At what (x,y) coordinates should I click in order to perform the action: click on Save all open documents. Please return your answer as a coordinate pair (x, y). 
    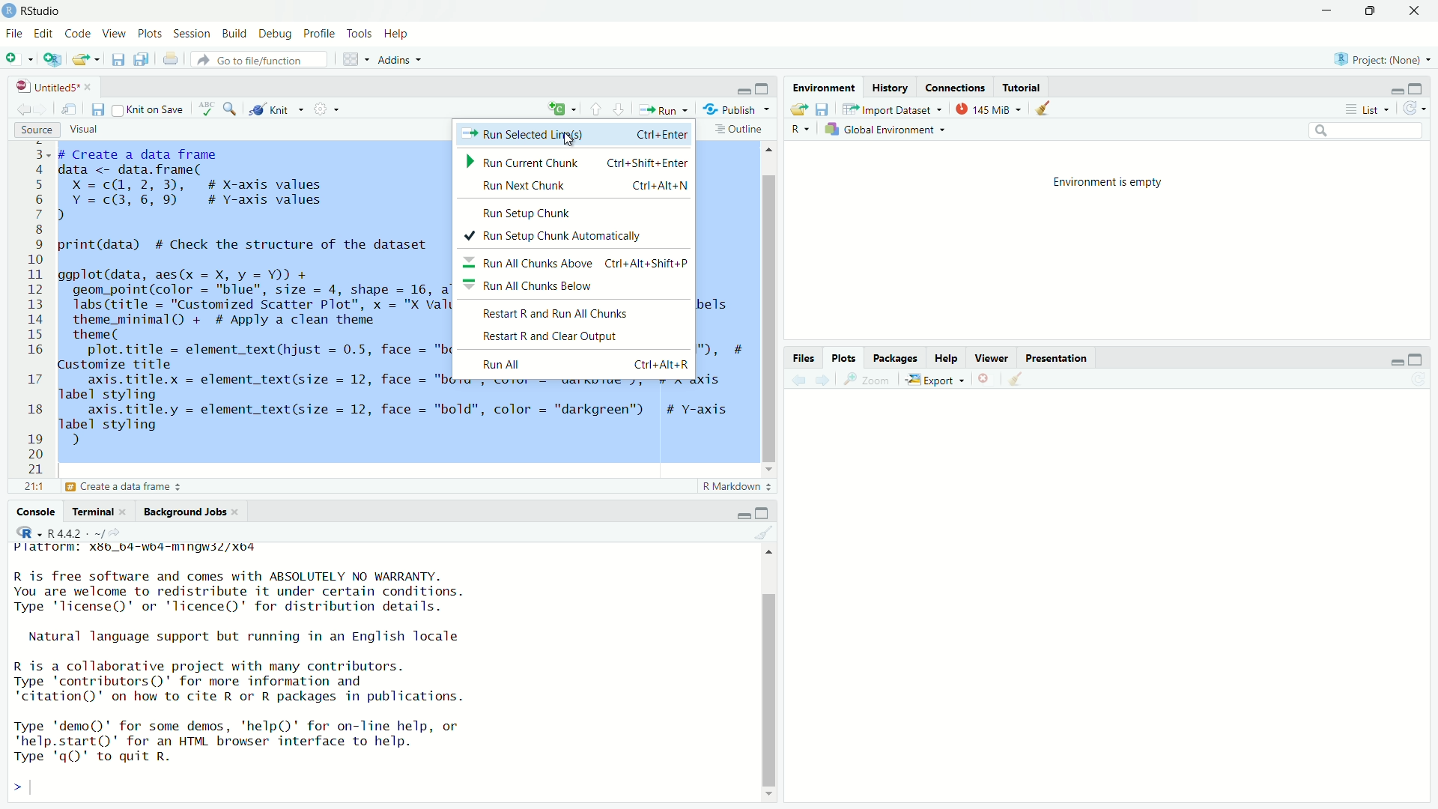
    Looking at the image, I should click on (142, 59).